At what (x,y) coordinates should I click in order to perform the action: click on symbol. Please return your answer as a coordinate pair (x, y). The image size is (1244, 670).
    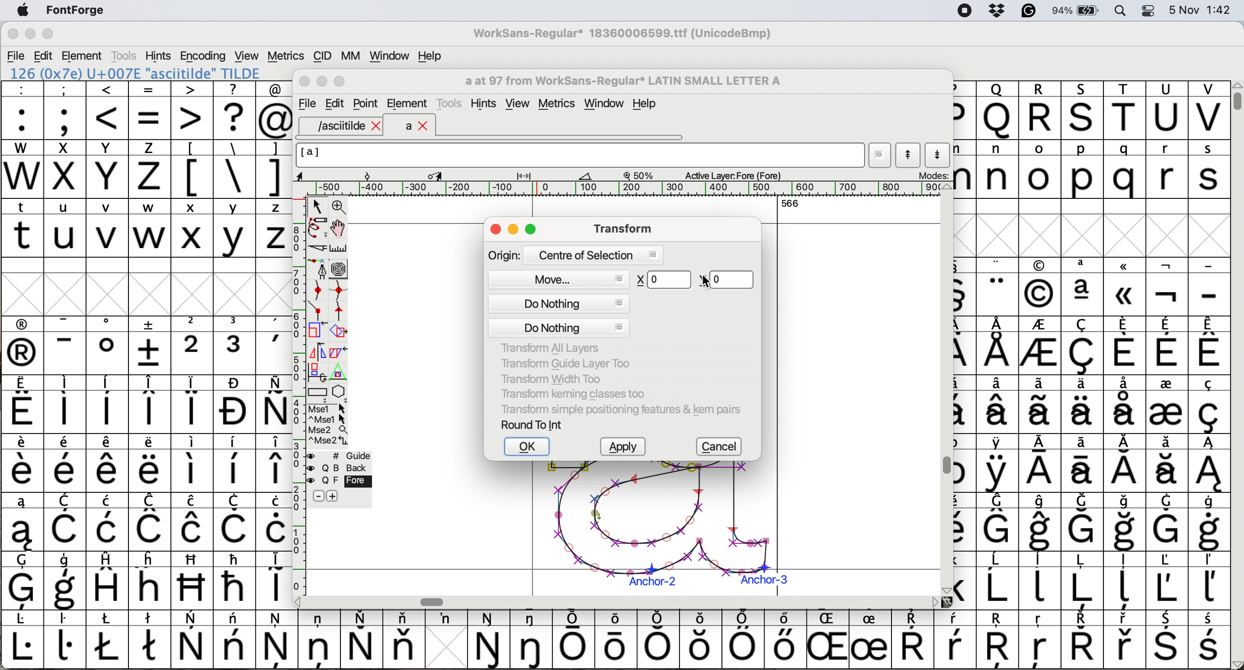
    Looking at the image, I should click on (1040, 464).